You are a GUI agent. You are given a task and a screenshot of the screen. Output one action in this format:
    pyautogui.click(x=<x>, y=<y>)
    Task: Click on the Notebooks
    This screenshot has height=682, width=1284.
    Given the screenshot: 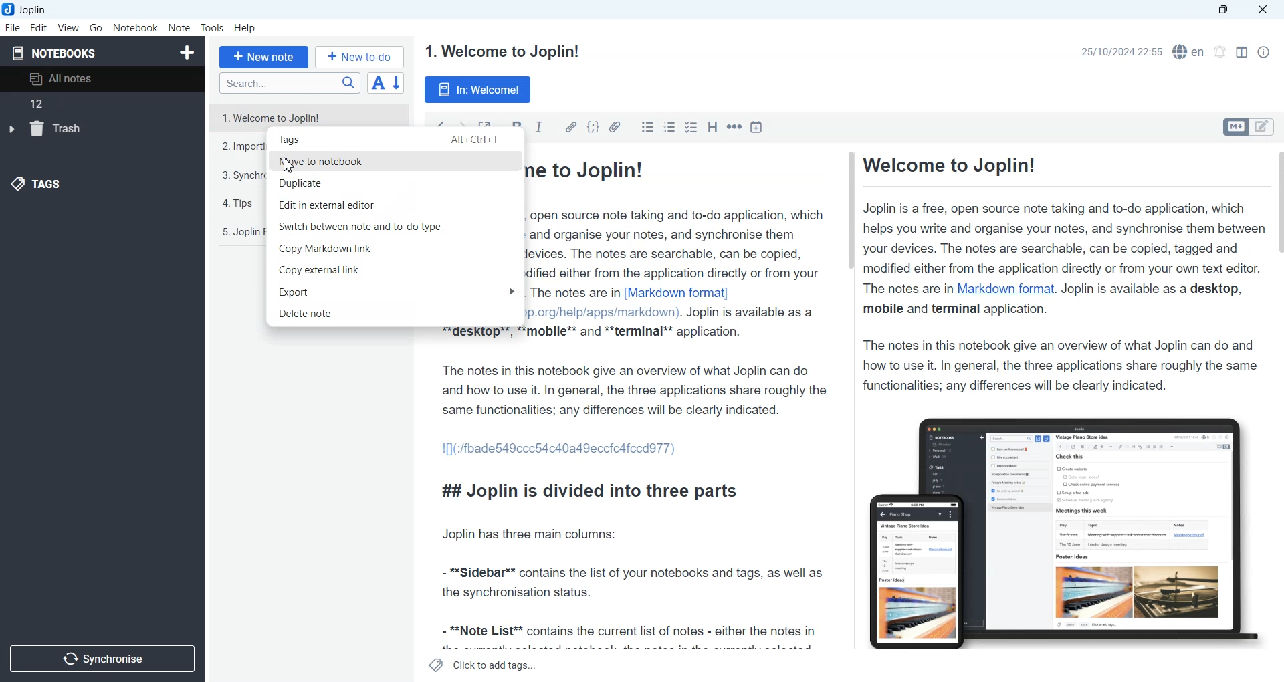 What is the action you would take?
    pyautogui.click(x=54, y=53)
    